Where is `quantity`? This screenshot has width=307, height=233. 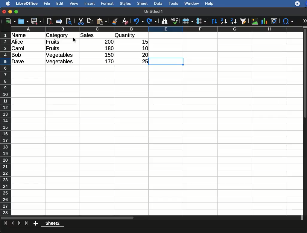
quantity is located at coordinates (131, 36).